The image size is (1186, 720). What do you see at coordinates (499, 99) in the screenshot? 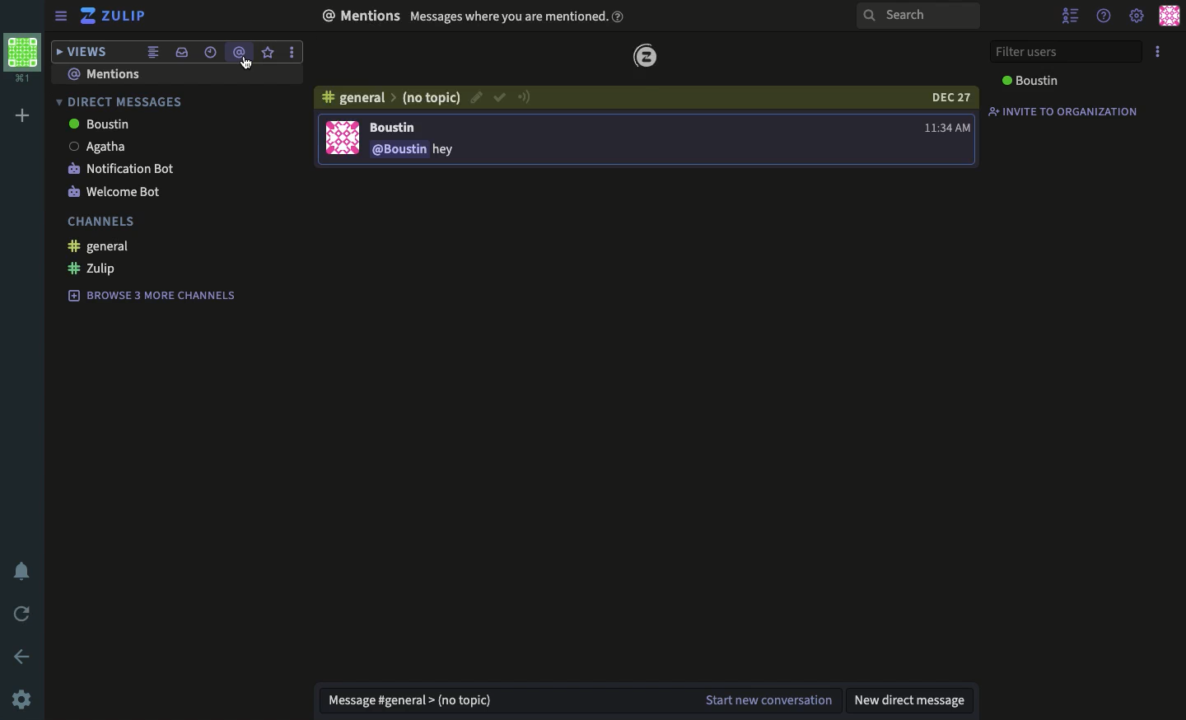
I see `confirm` at bounding box center [499, 99].